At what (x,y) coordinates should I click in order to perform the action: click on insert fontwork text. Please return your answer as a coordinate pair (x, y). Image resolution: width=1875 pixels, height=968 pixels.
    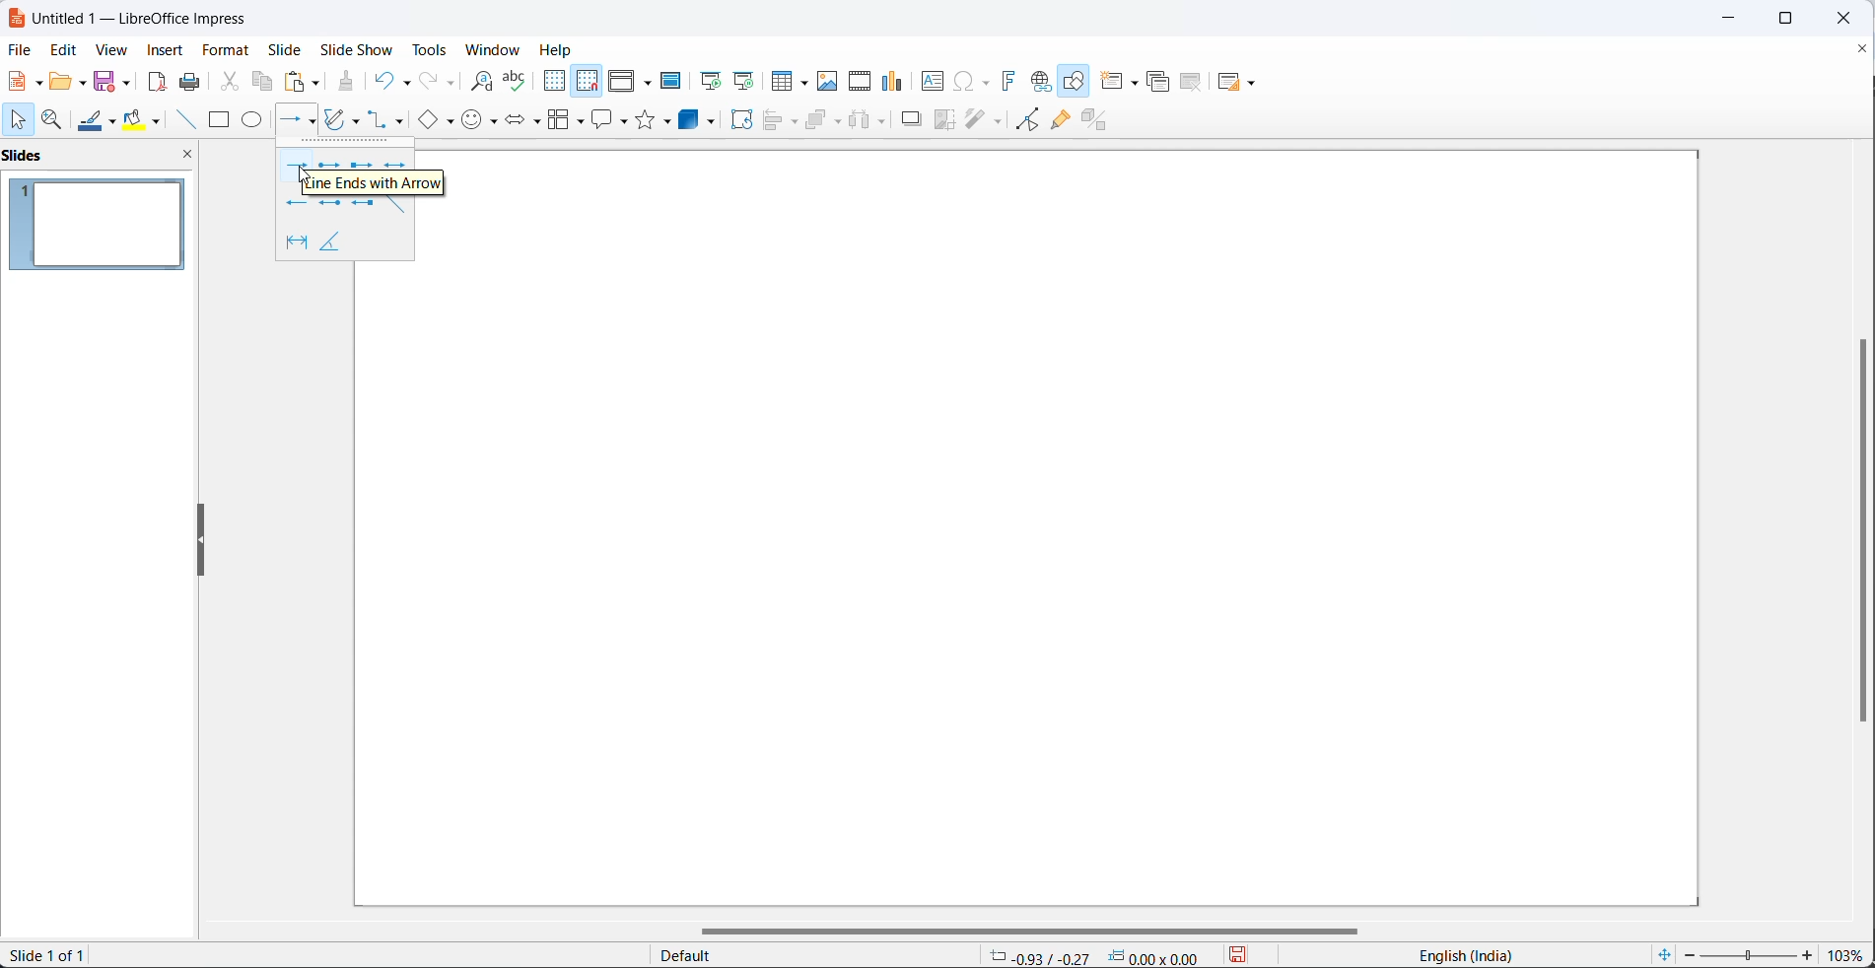
    Looking at the image, I should click on (1007, 81).